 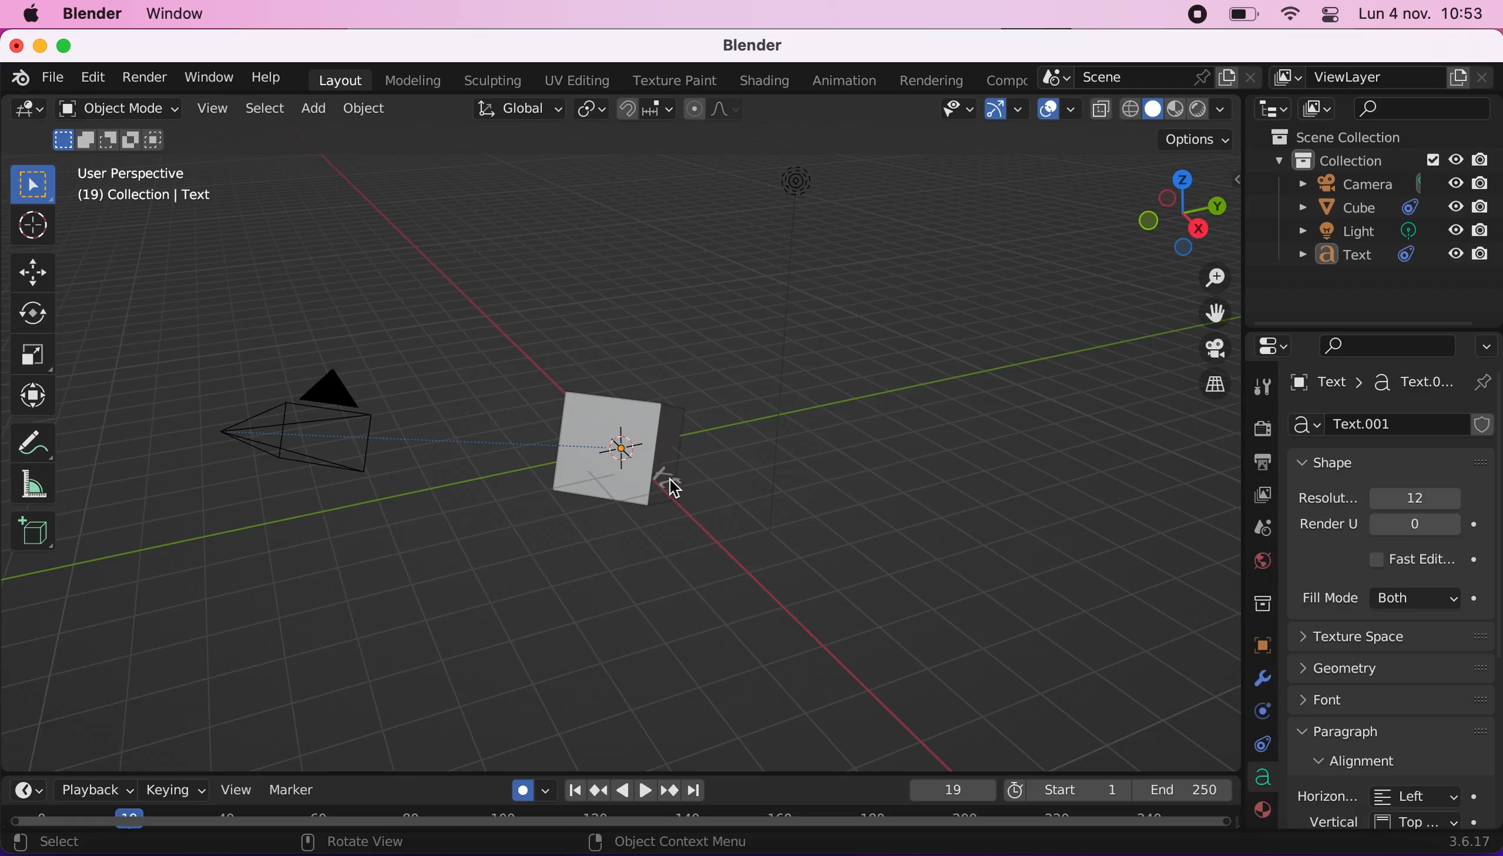 What do you see at coordinates (1261, 463) in the screenshot?
I see `output` at bounding box center [1261, 463].